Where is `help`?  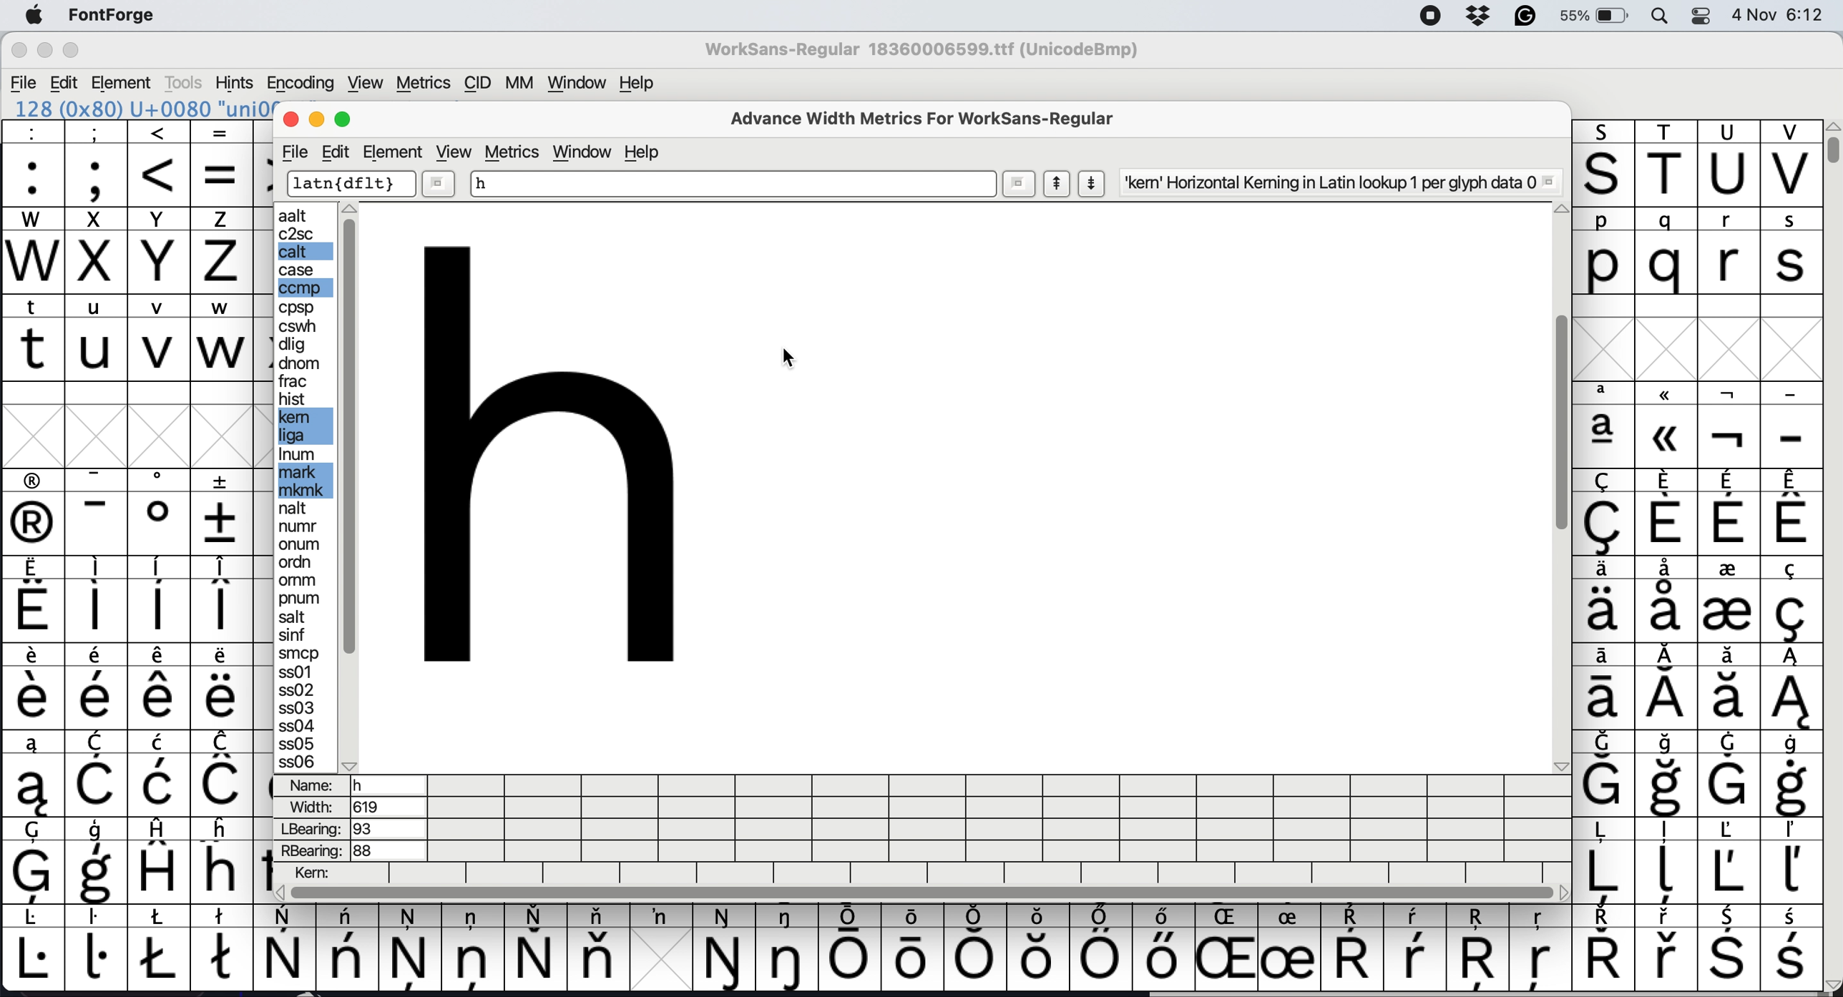 help is located at coordinates (642, 153).